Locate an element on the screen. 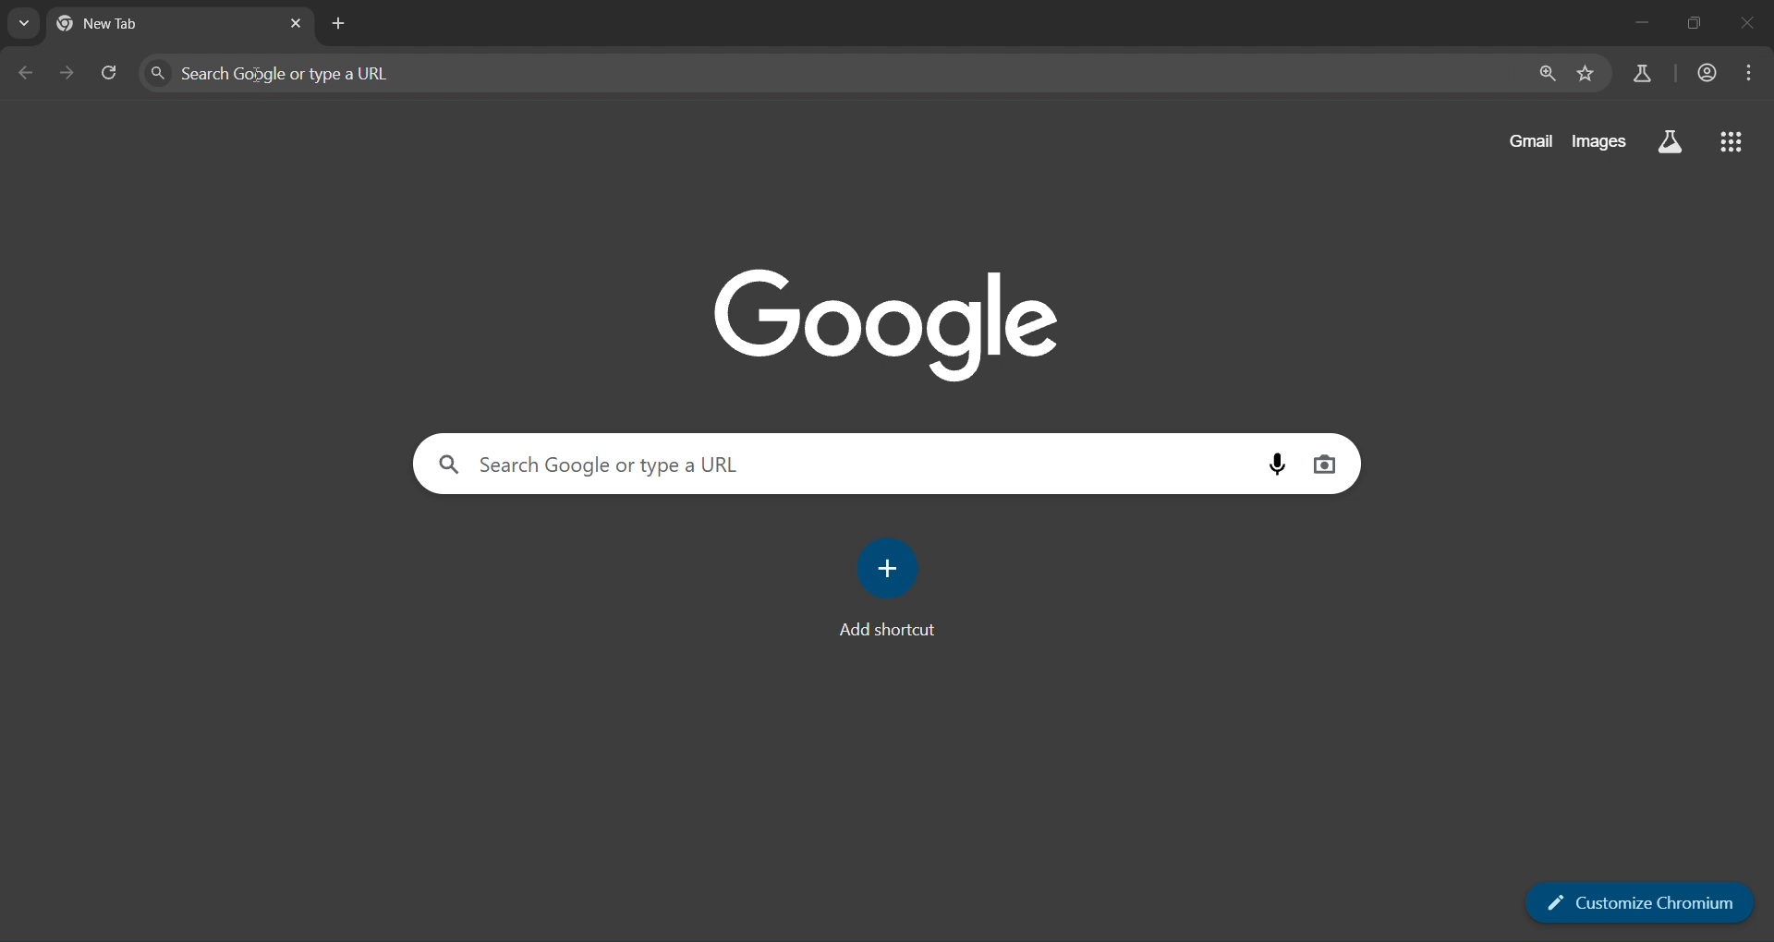  reload page is located at coordinates (112, 73).